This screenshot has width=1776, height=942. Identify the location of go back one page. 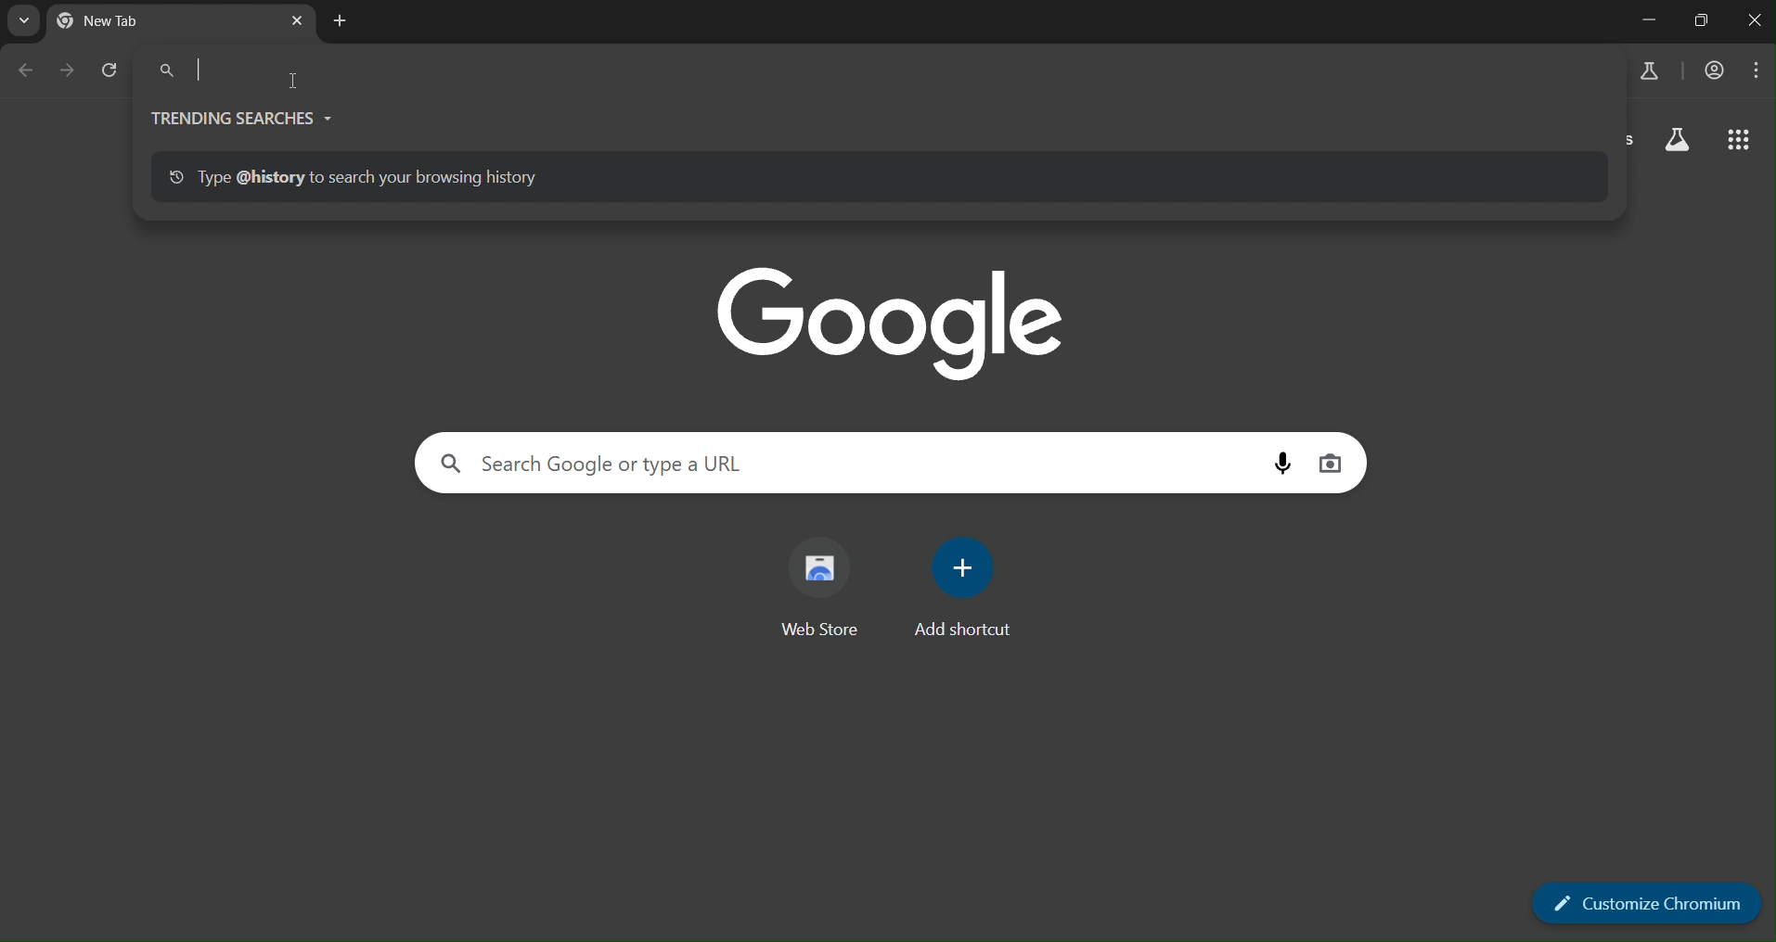
(27, 72).